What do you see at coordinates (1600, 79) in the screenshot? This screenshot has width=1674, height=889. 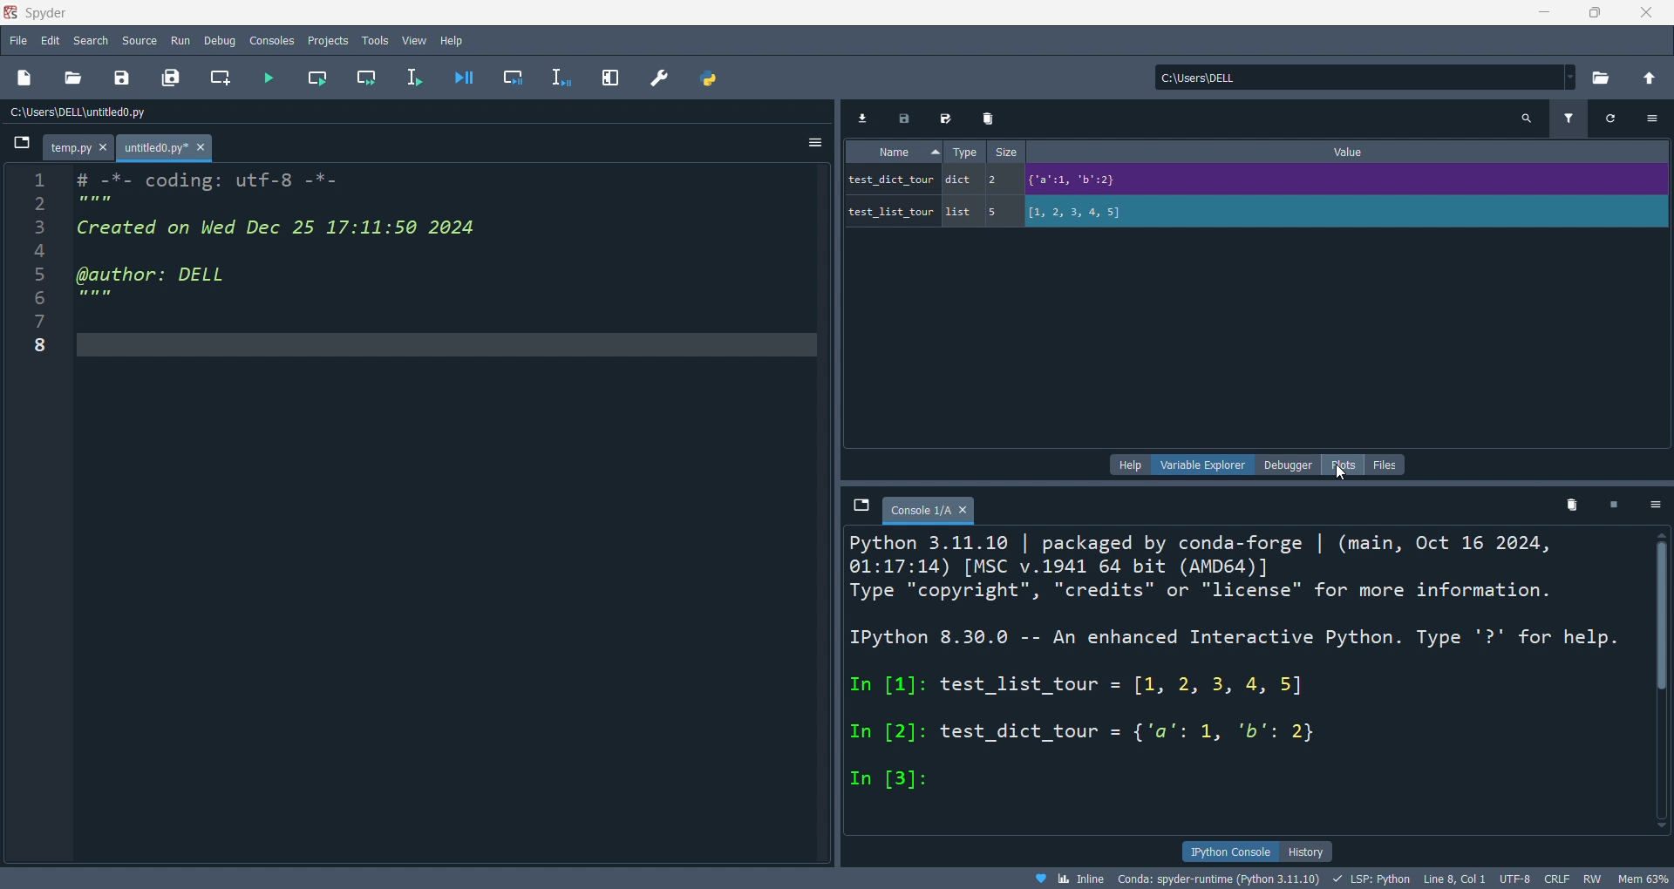 I see `open folder` at bounding box center [1600, 79].